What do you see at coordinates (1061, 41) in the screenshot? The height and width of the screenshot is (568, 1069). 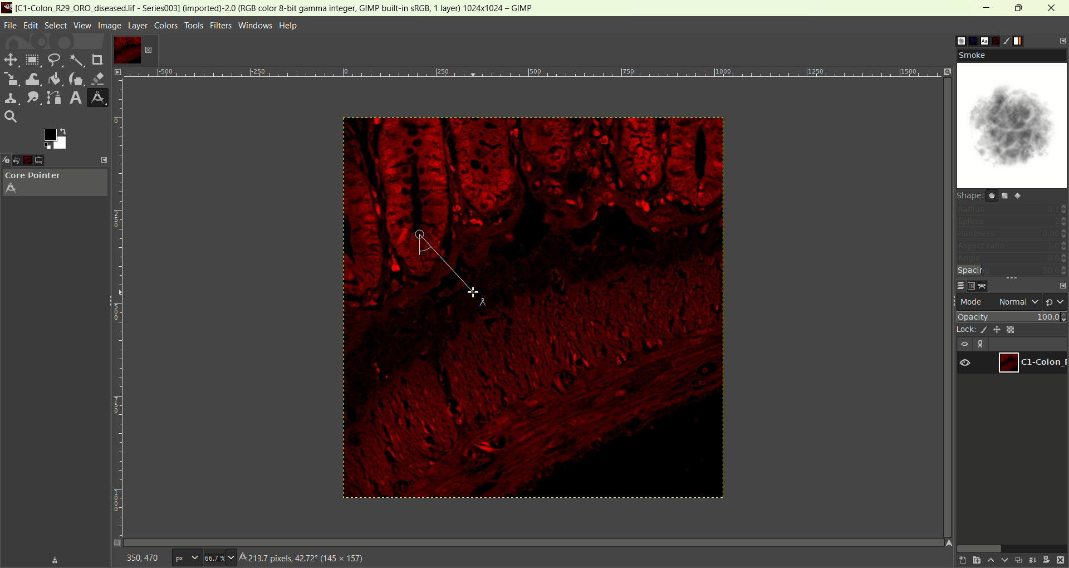 I see `configure this tab` at bounding box center [1061, 41].